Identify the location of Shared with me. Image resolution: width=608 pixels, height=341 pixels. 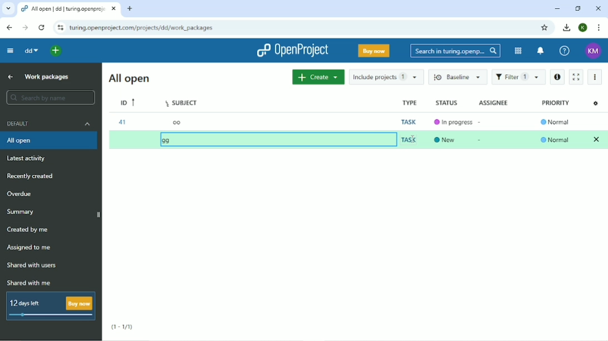
(28, 283).